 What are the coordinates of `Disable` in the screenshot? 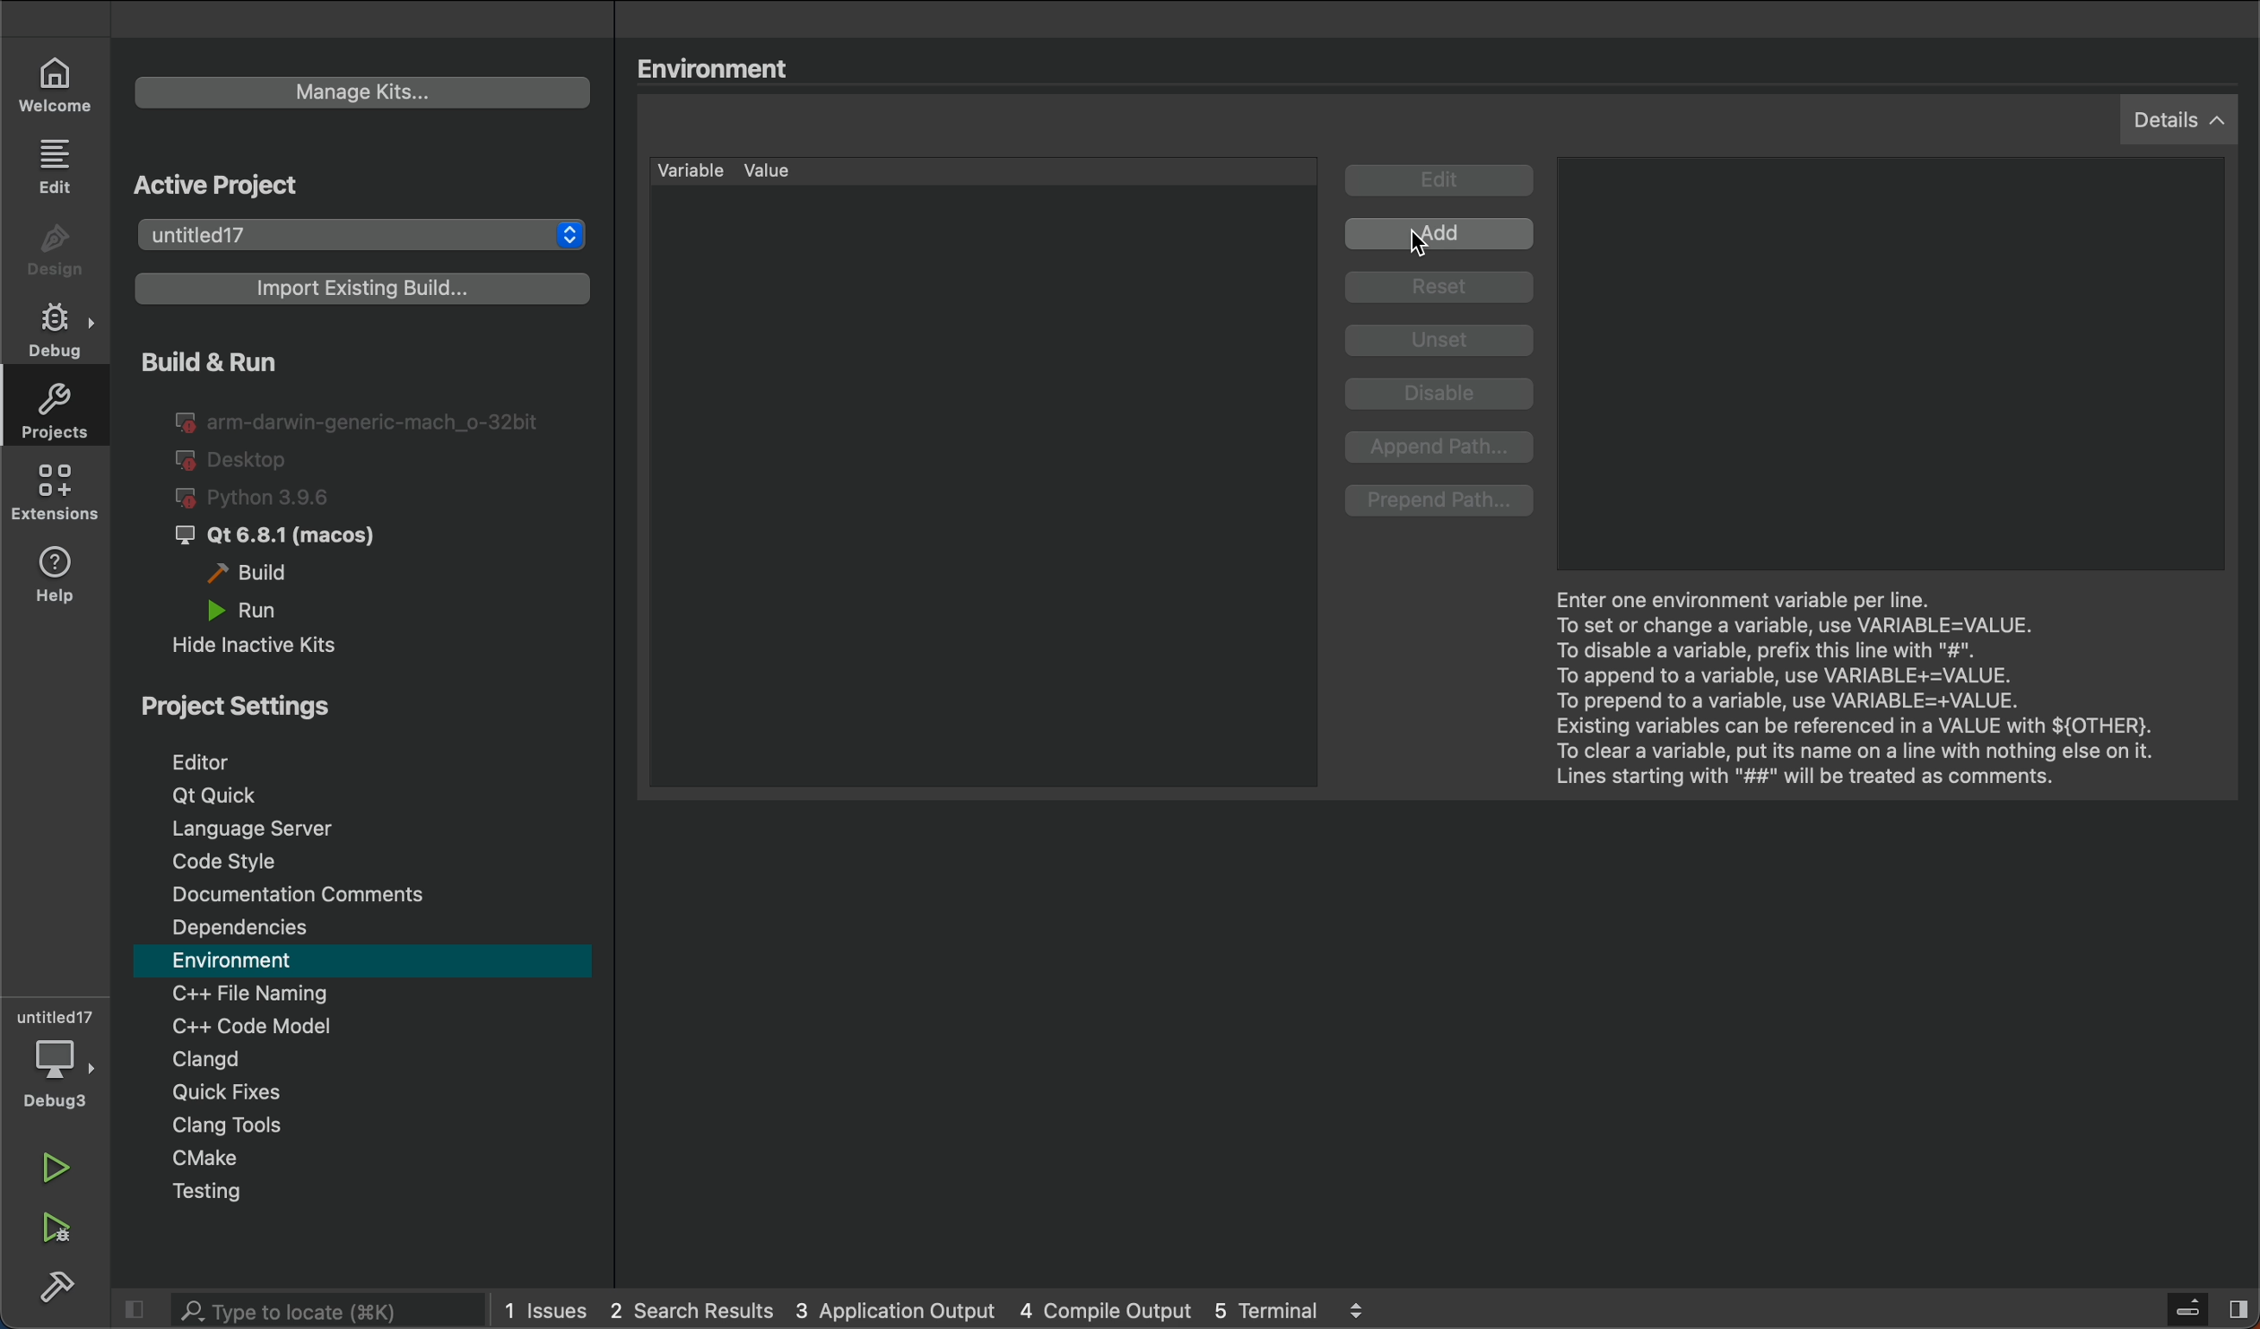 It's located at (1445, 396).